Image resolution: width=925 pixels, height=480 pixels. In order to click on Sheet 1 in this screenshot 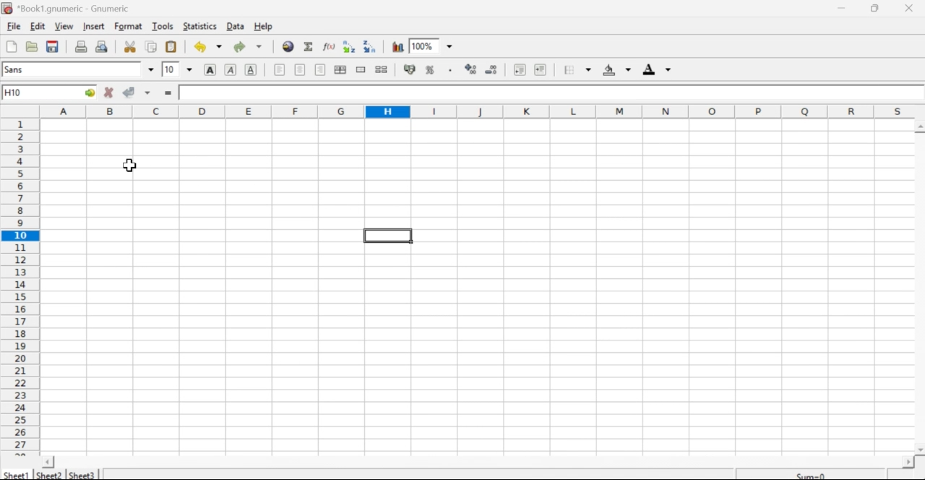, I will do `click(17, 474)`.